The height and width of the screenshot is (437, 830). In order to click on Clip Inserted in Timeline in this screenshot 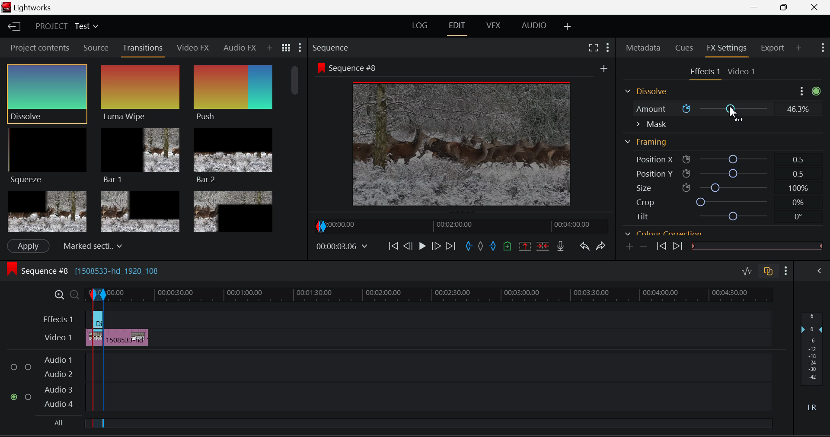, I will do `click(127, 336)`.